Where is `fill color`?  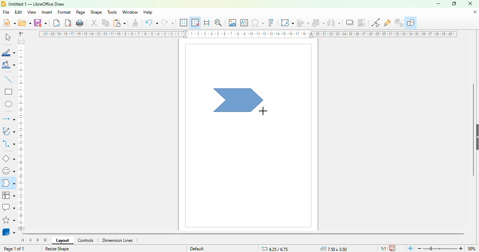
fill color is located at coordinates (9, 65).